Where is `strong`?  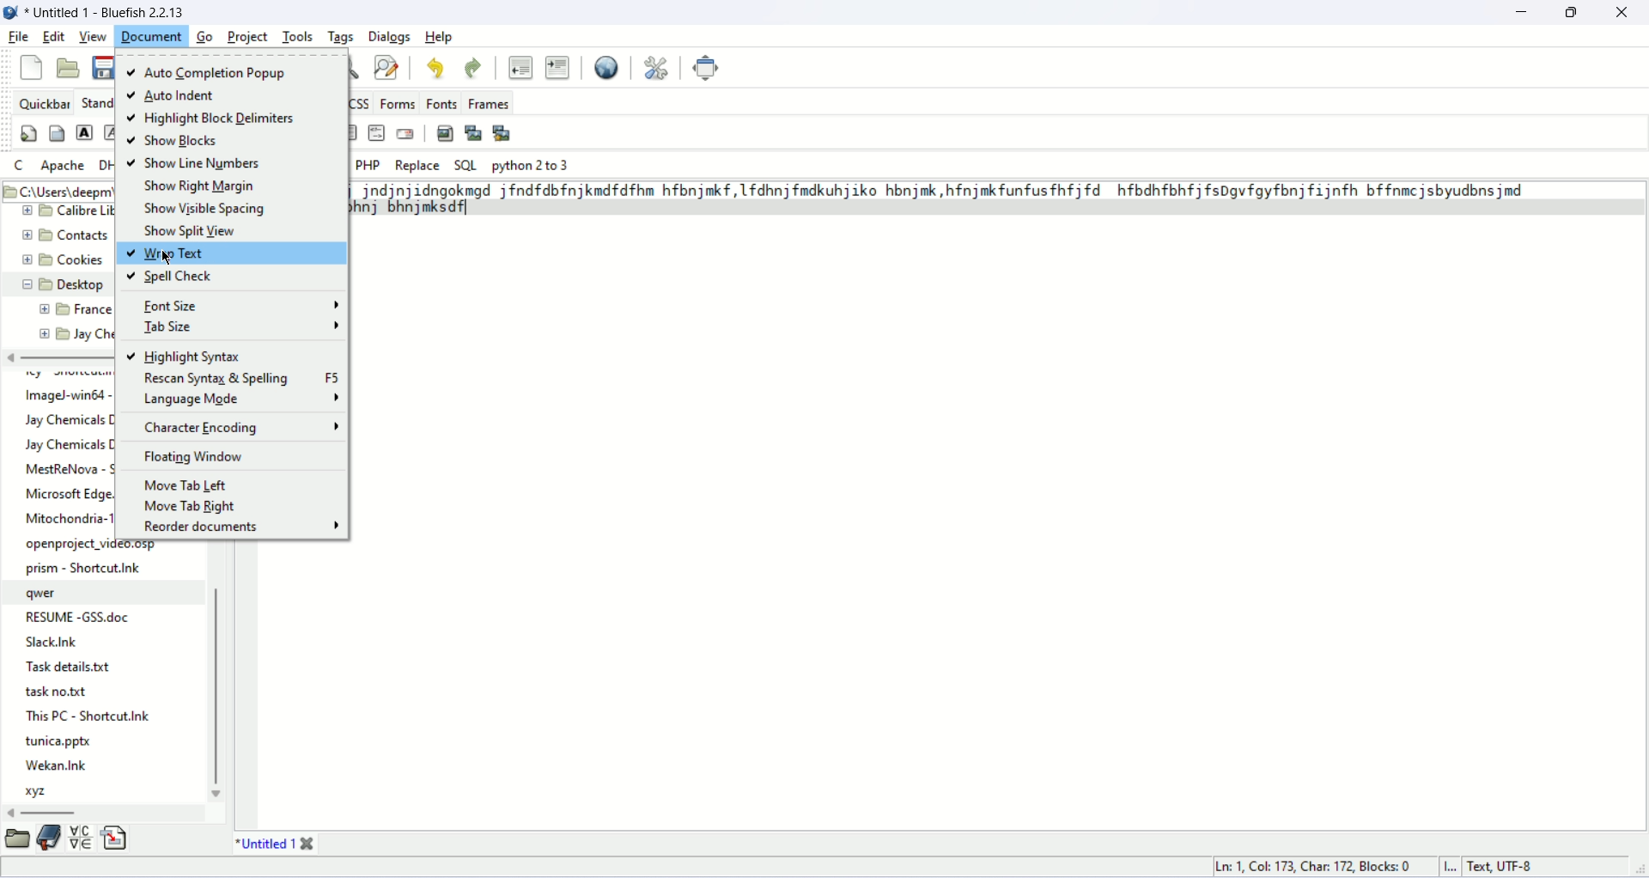 strong is located at coordinates (85, 131).